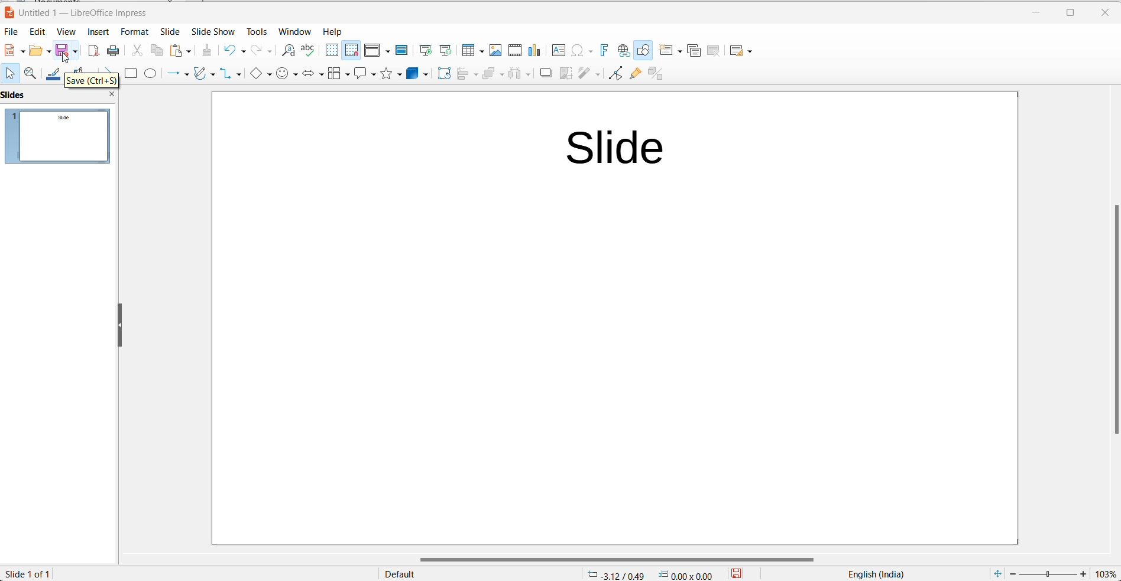 This screenshot has width=1121, height=581. Describe the element at coordinates (495, 50) in the screenshot. I see `insert images` at that location.